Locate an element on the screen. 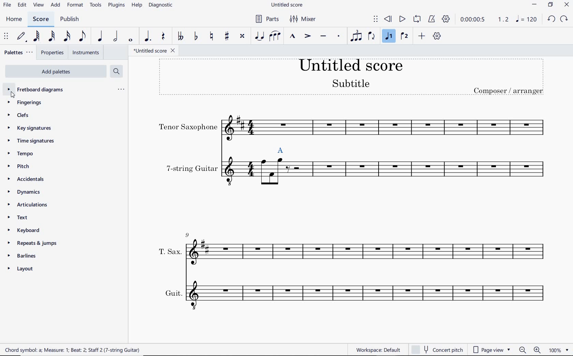 The image size is (573, 356). EDIT is located at coordinates (21, 4).